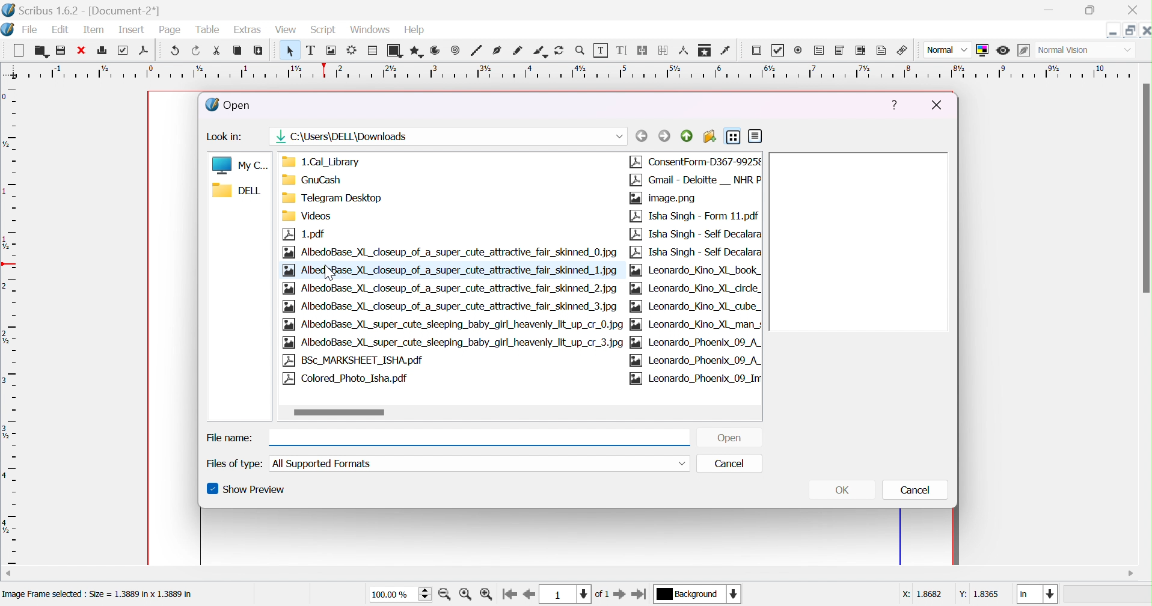  Describe the element at coordinates (580, 50) in the screenshot. I see `zoom in/out` at that location.